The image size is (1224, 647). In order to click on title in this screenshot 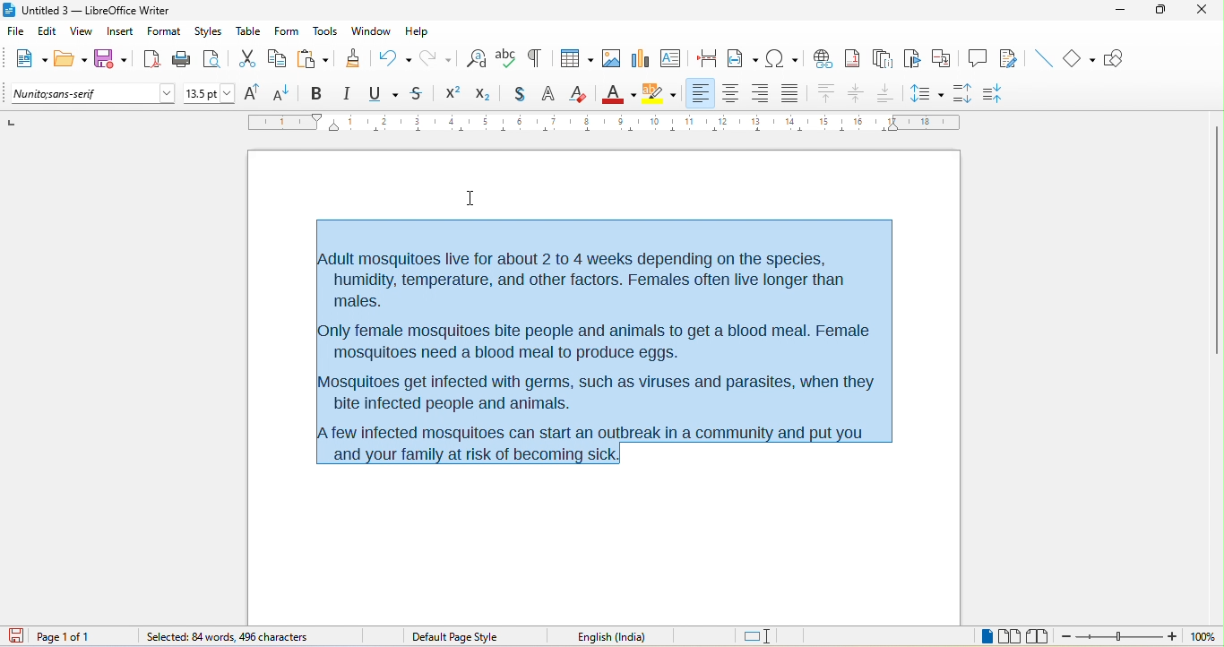, I will do `click(87, 11)`.